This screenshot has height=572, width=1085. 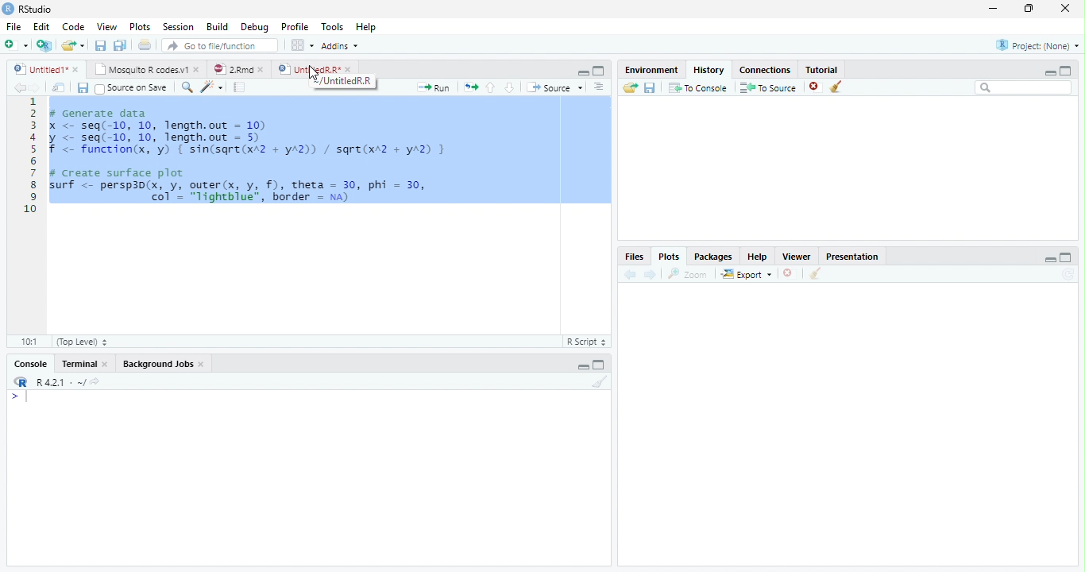 I want to click on Packages, so click(x=713, y=256).